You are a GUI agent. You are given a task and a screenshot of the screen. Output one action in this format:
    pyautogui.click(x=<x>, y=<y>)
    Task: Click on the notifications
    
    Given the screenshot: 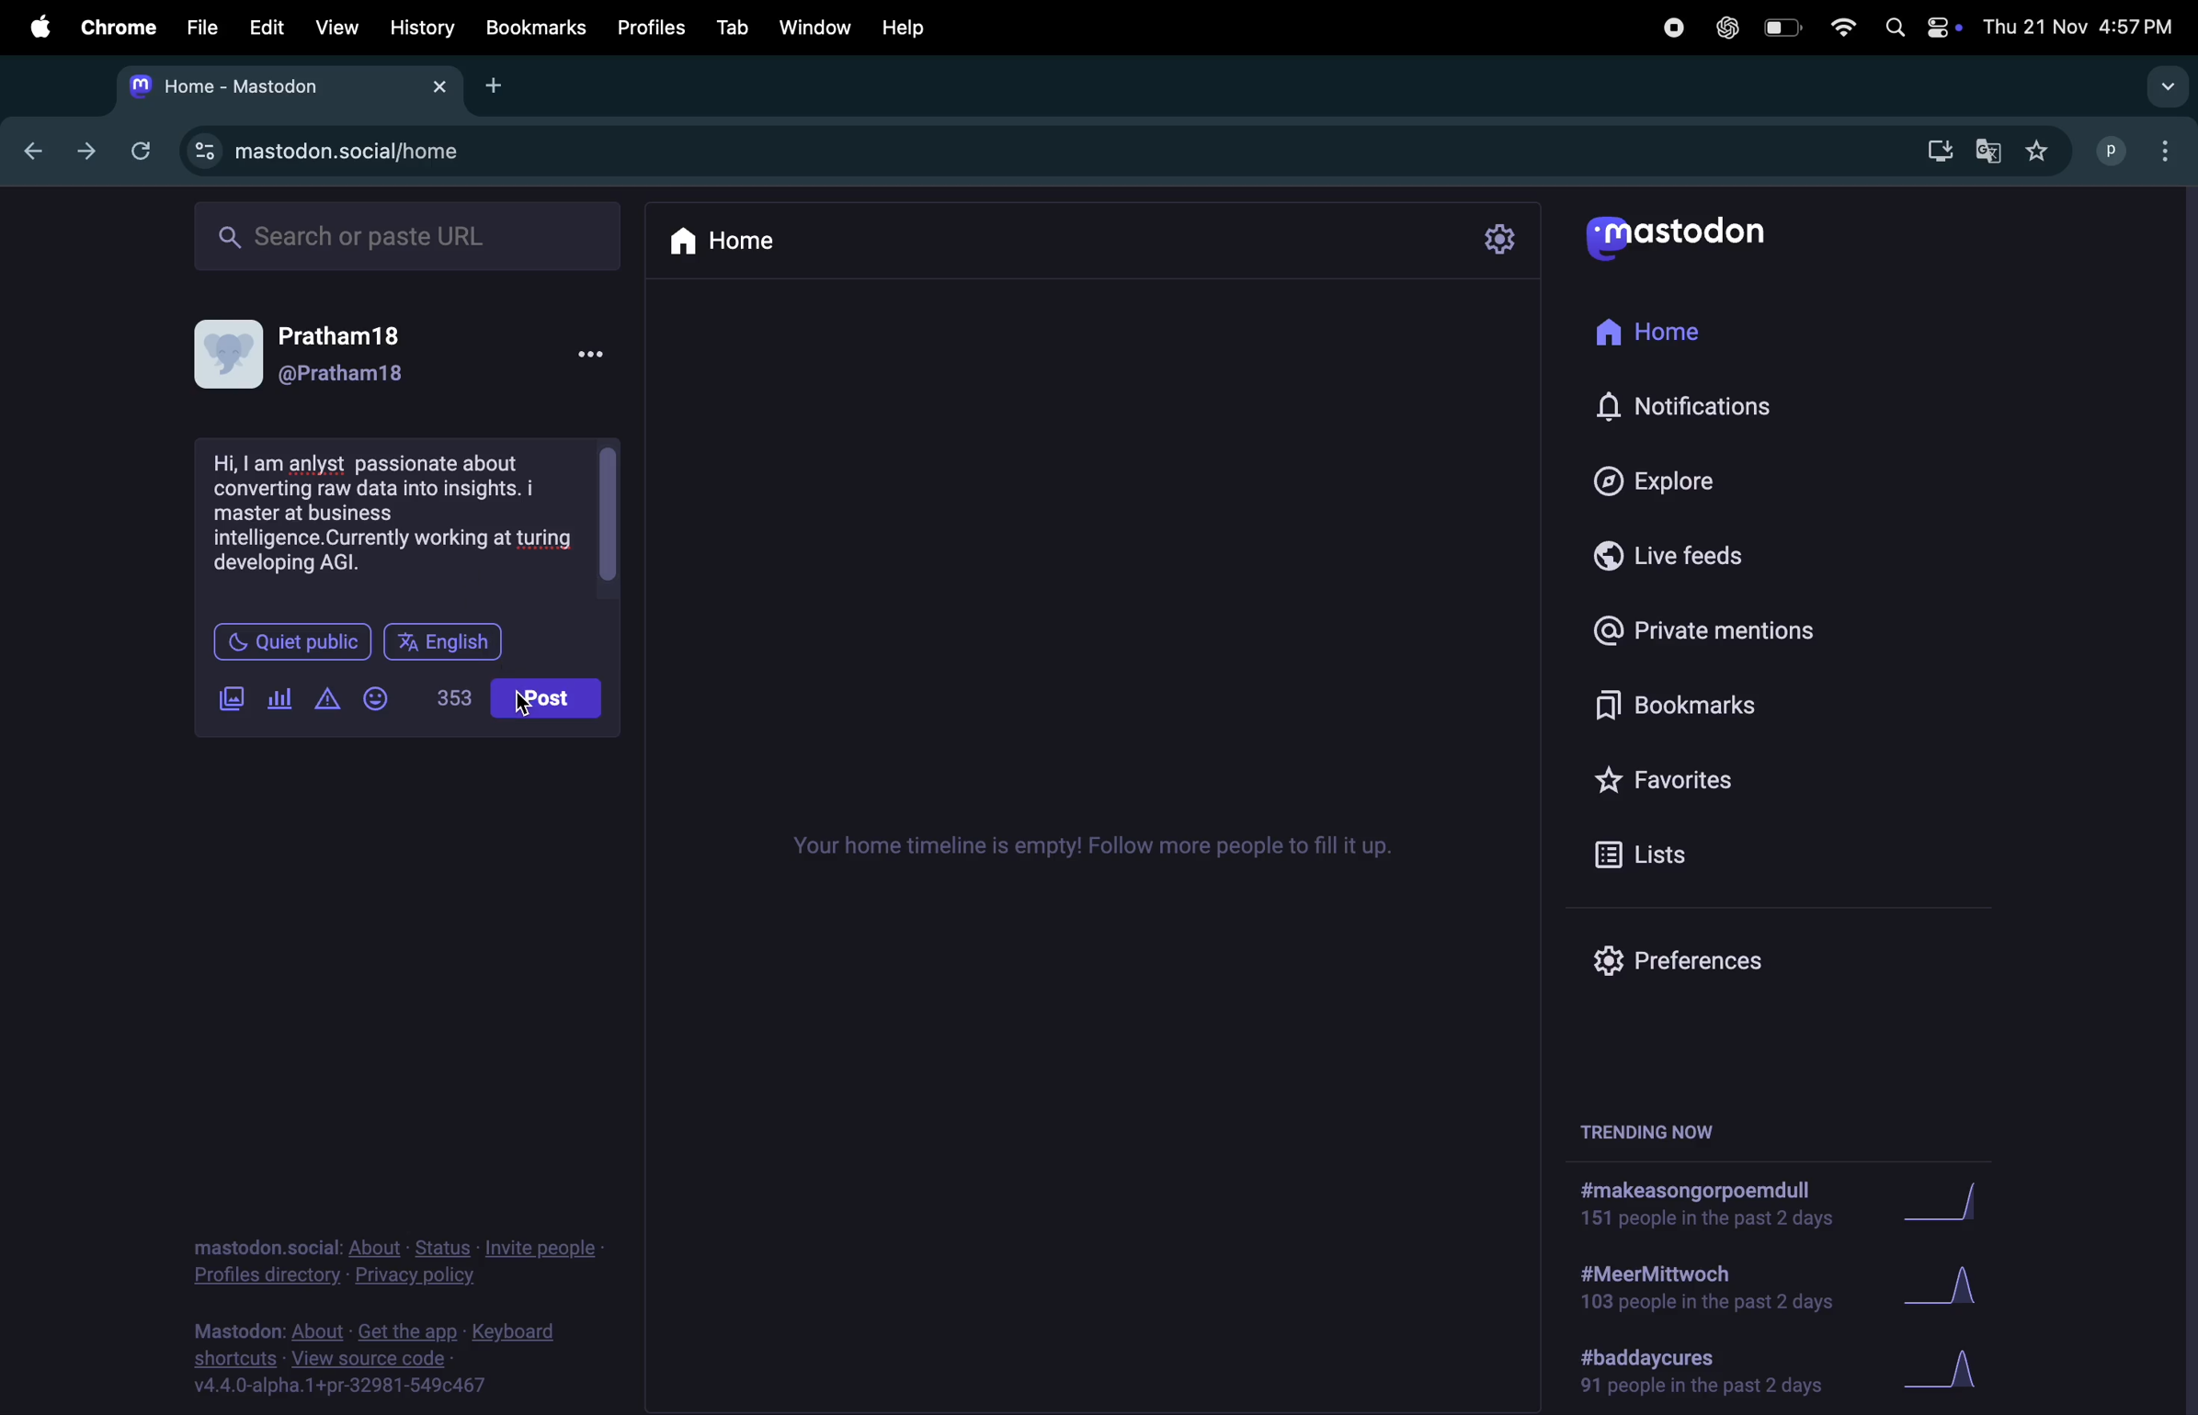 What is the action you would take?
    pyautogui.click(x=1700, y=405)
    